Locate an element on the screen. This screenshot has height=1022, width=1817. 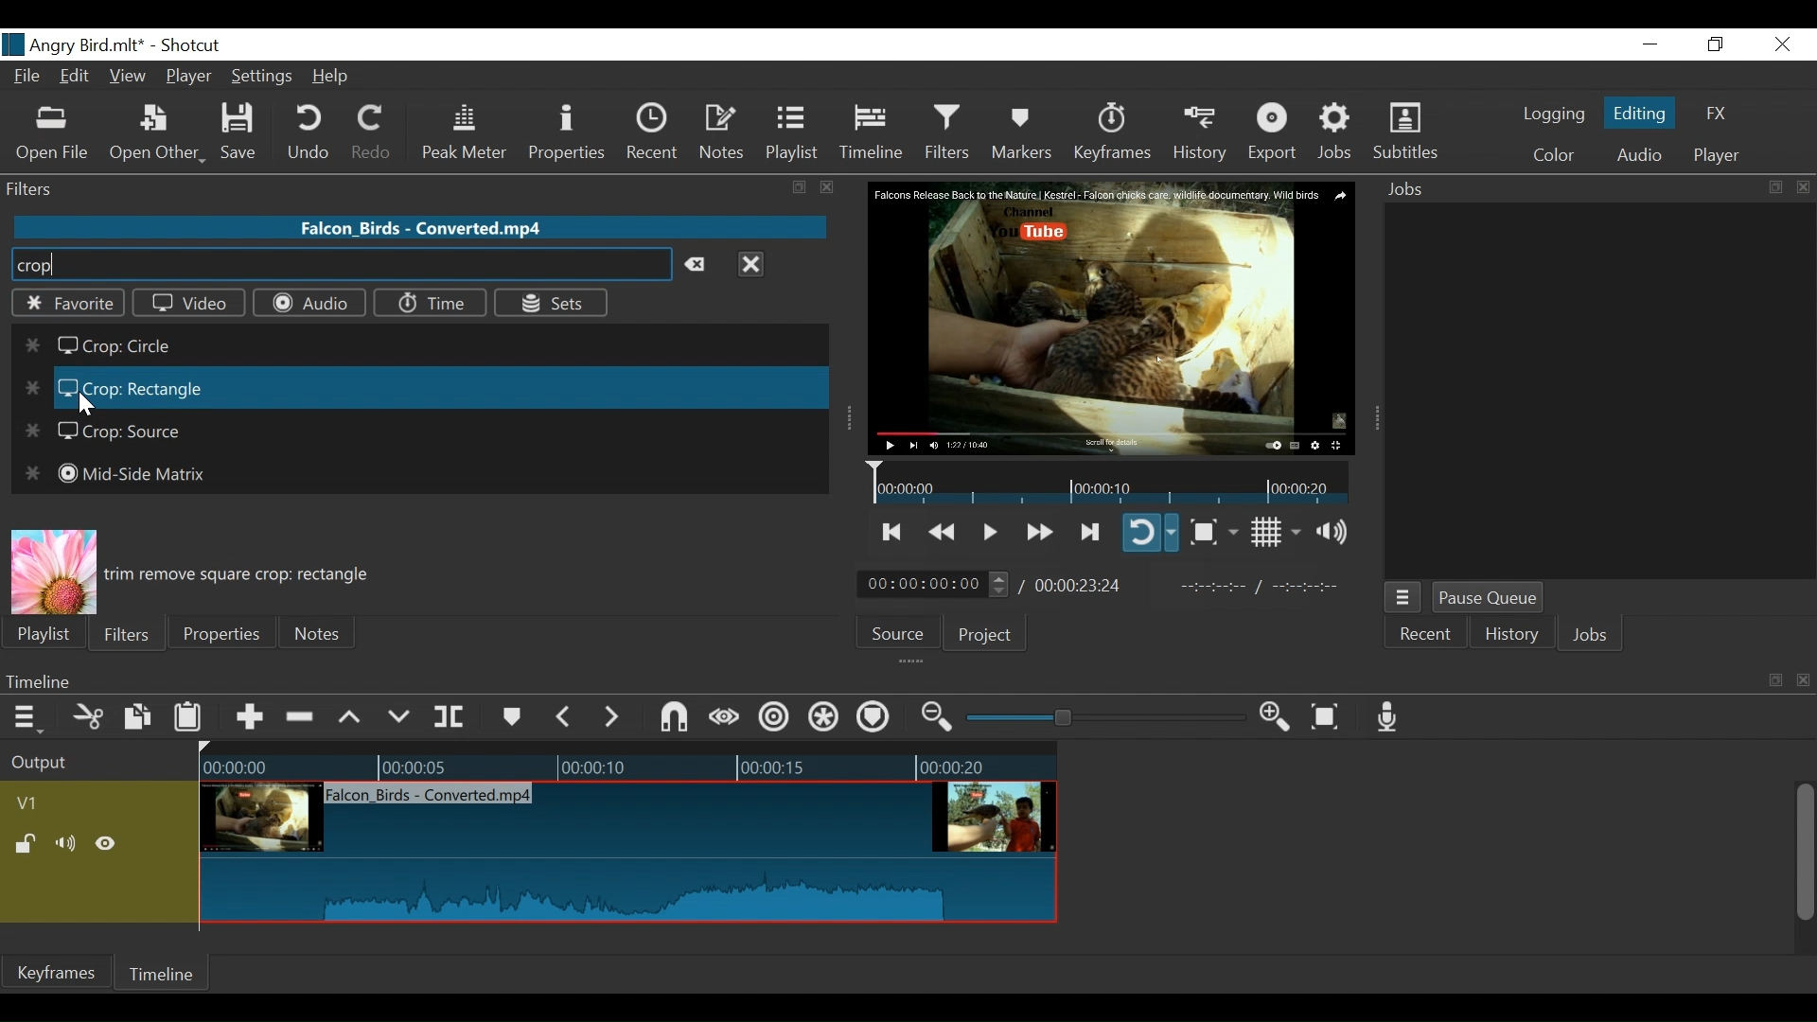
Media Viewer is located at coordinates (1112, 319).